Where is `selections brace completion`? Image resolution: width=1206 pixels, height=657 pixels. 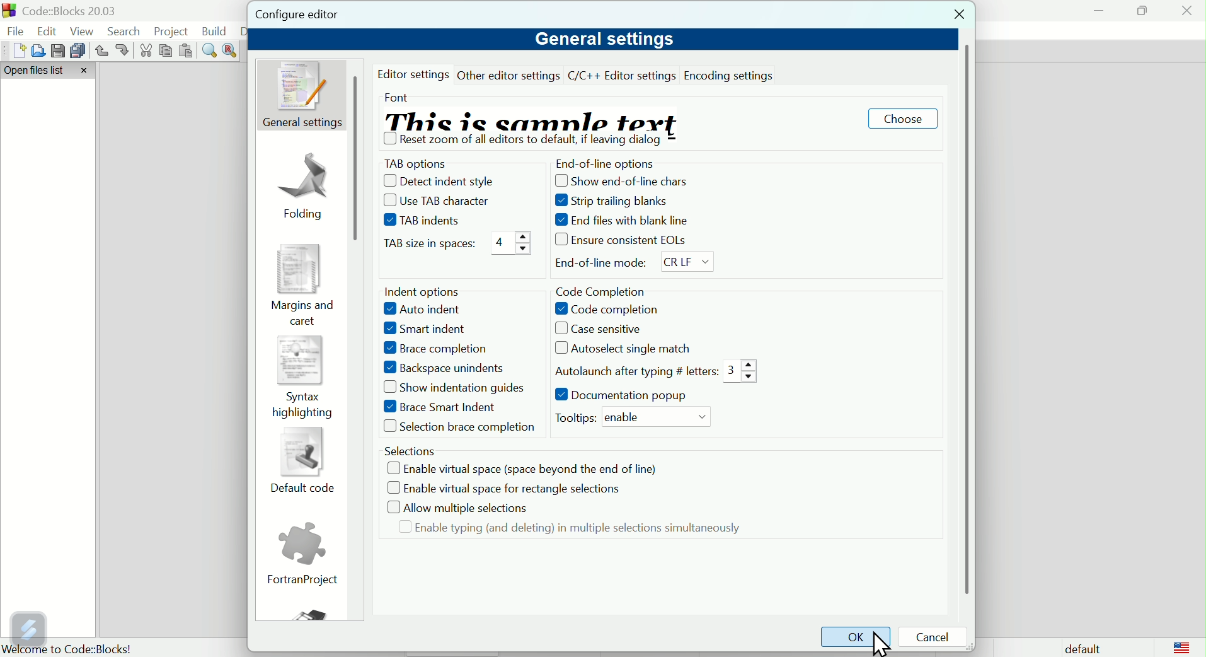 selections brace completion is located at coordinates (455, 428).